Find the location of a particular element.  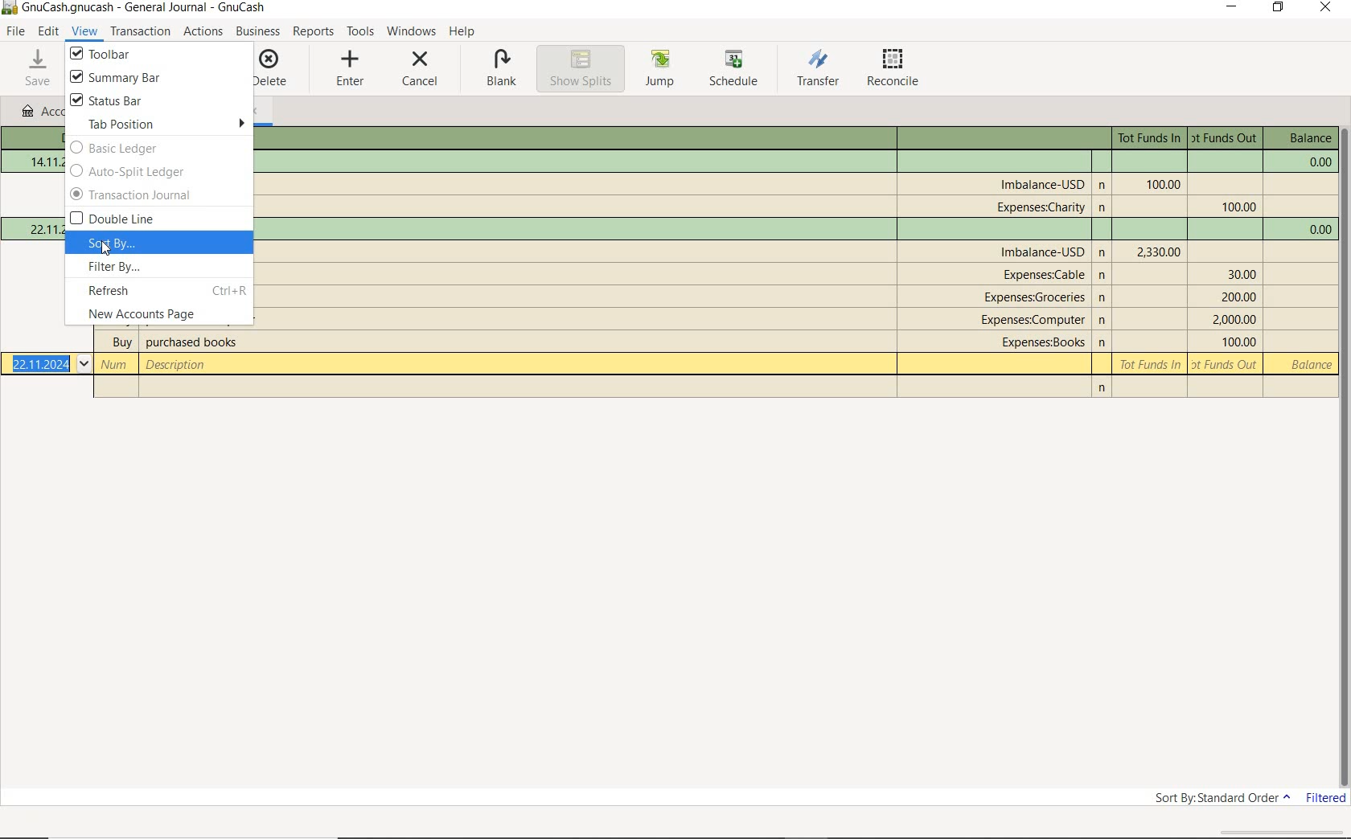

CANCEL is located at coordinates (421, 68).